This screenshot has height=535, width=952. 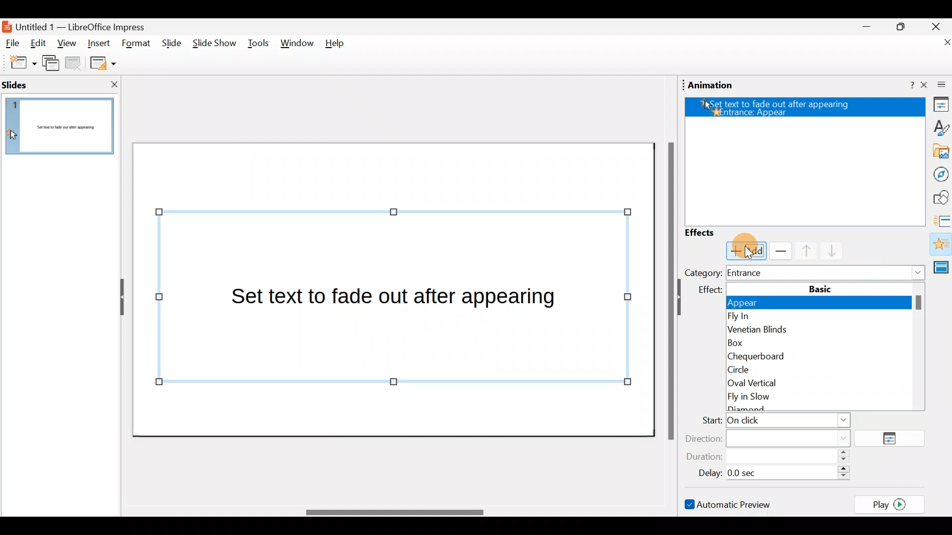 I want to click on File, so click(x=13, y=44).